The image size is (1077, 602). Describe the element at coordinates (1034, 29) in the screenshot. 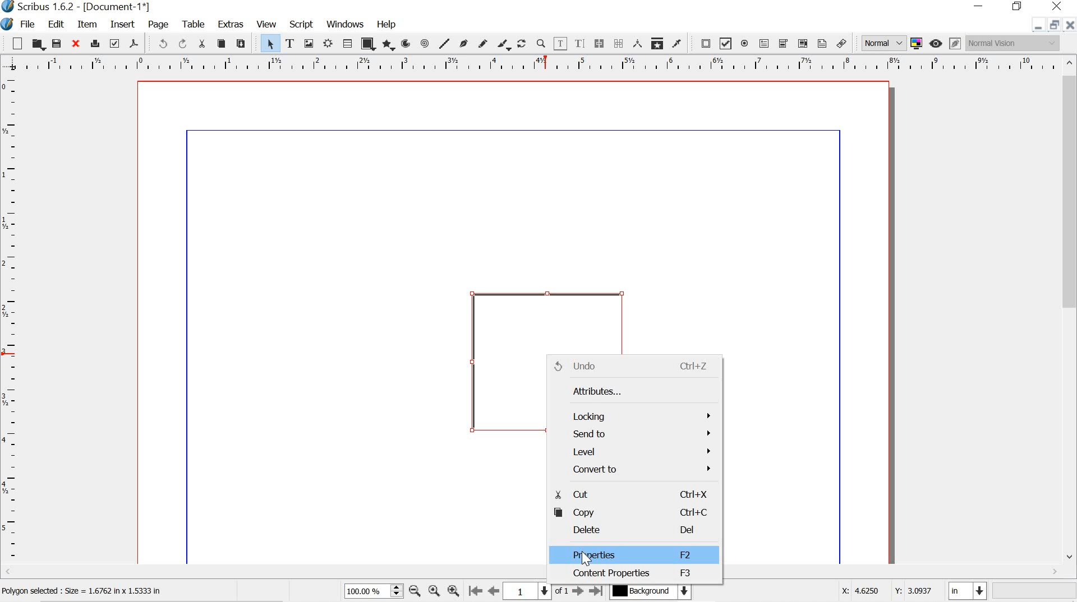

I see `MINIMIZE` at that location.